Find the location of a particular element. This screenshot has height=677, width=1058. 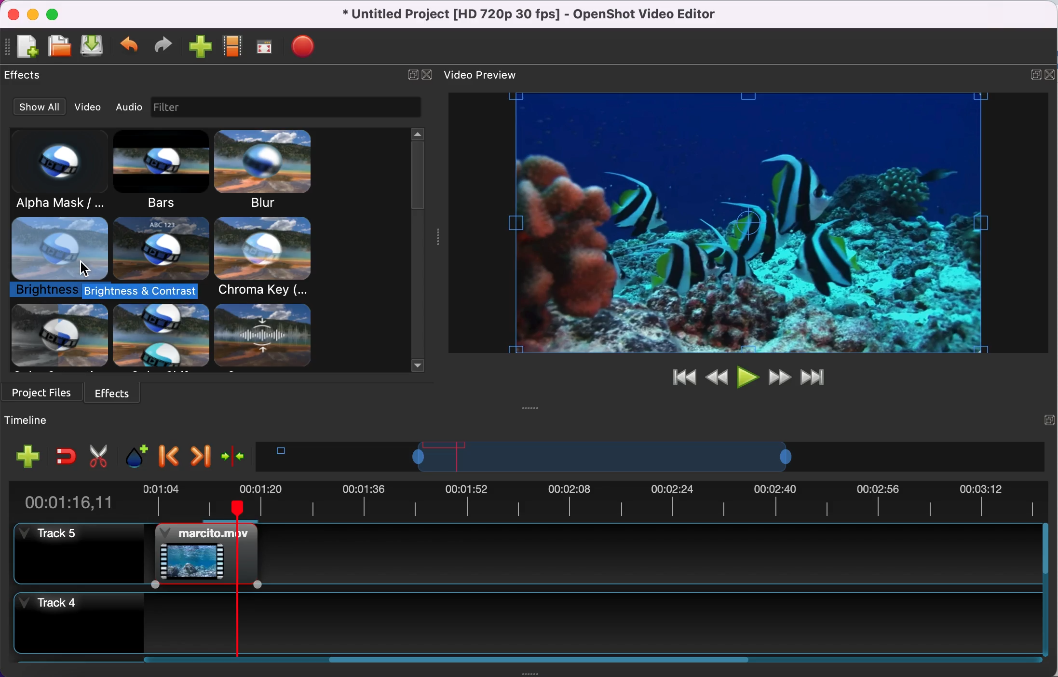

track 4 is located at coordinates (526, 623).